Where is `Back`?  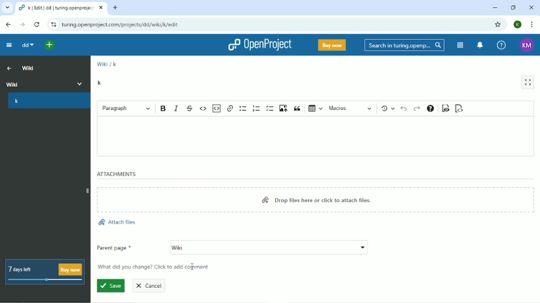 Back is located at coordinates (7, 24).